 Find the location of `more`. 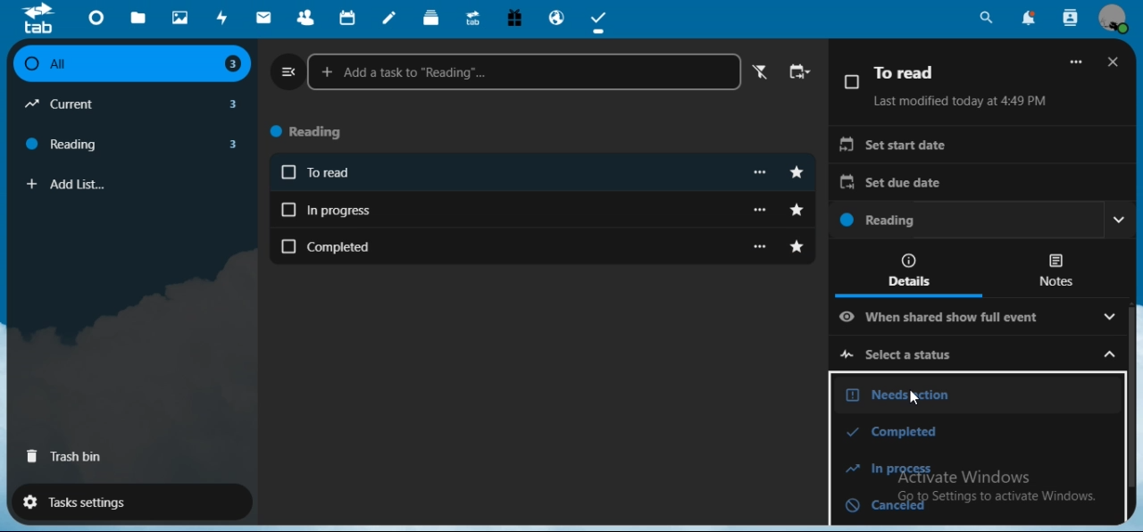

more is located at coordinates (763, 172).